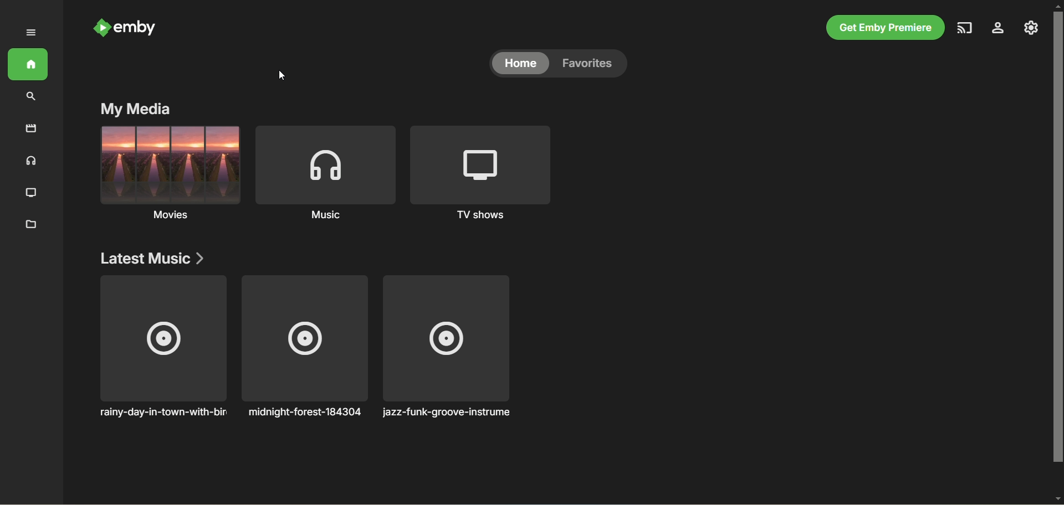  What do you see at coordinates (520, 64) in the screenshot?
I see `home` at bounding box center [520, 64].